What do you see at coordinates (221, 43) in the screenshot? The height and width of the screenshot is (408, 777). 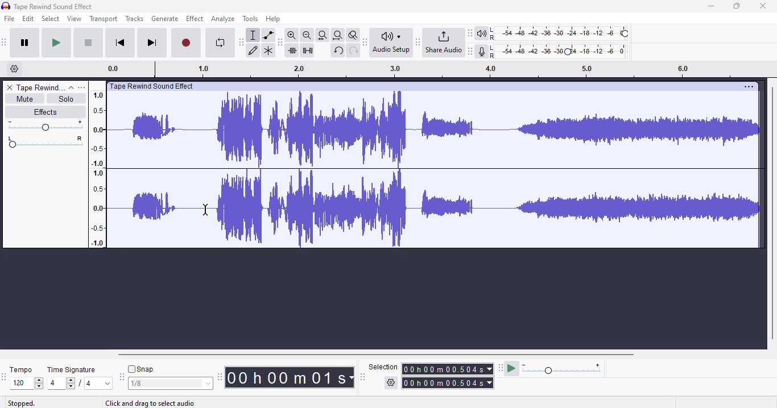 I see `enable looping` at bounding box center [221, 43].